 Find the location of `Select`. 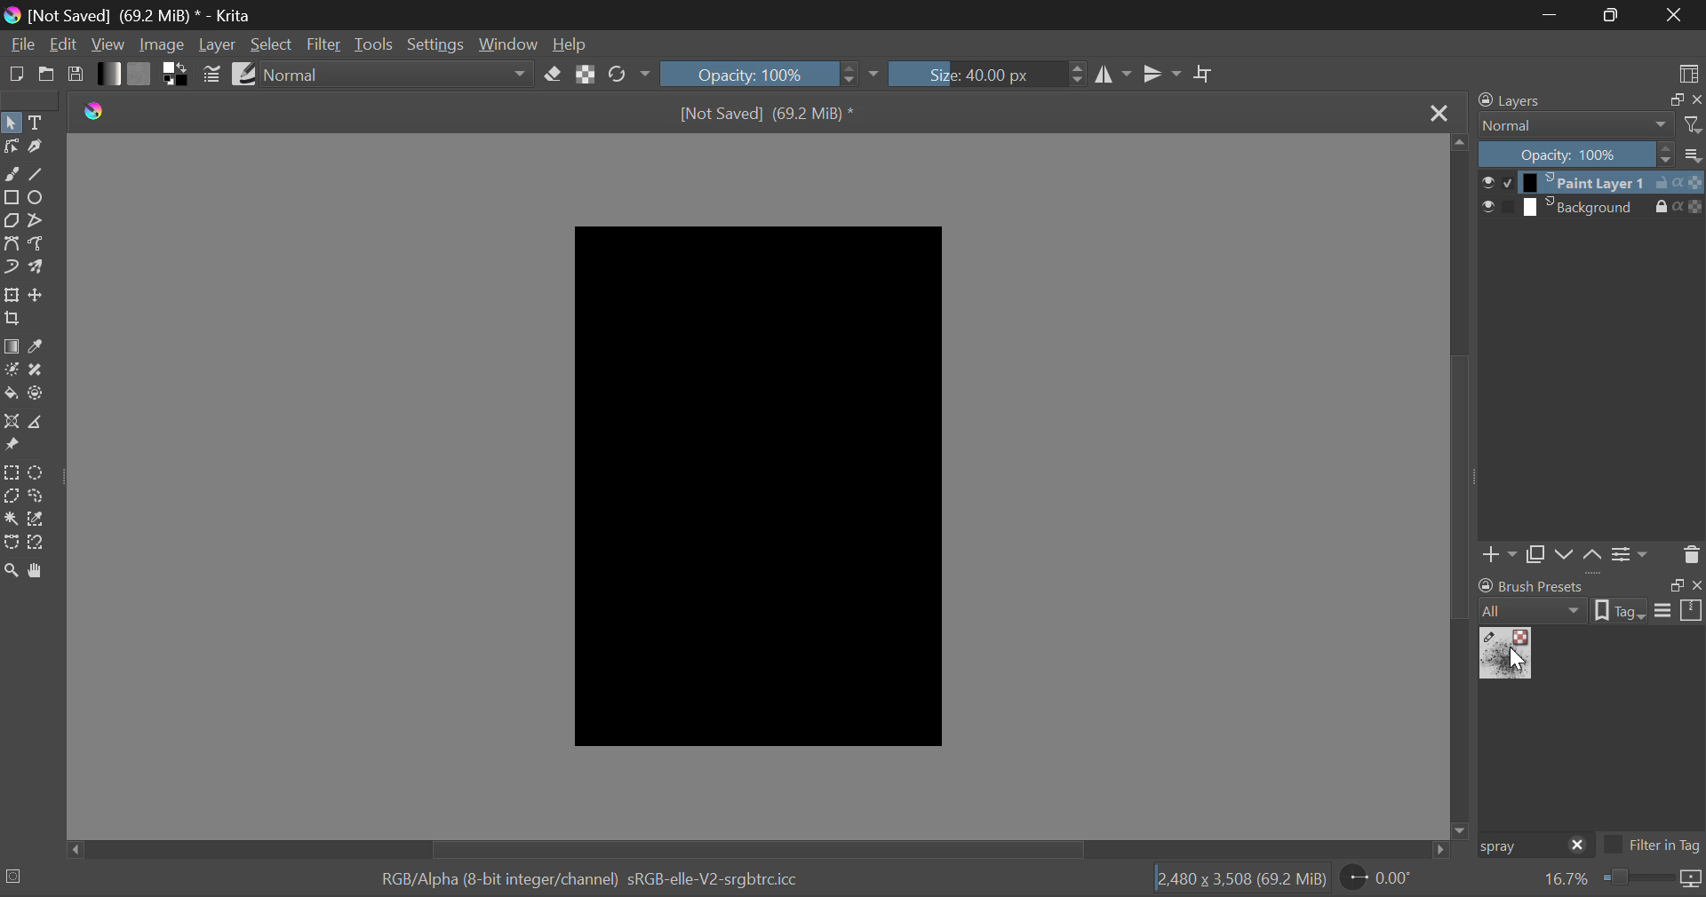

Select is located at coordinates (11, 123).